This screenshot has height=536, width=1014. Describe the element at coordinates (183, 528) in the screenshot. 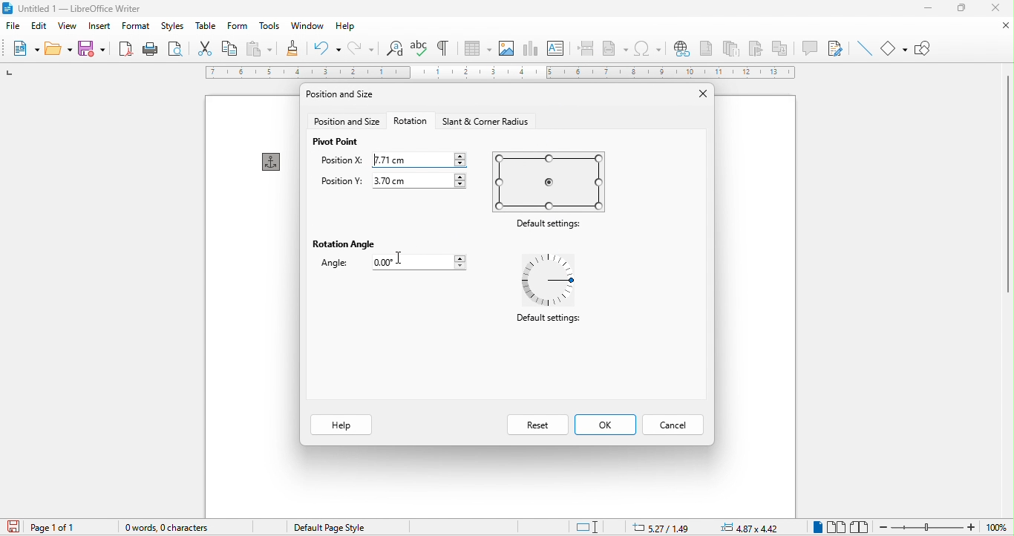

I see `0 words, o character` at that location.